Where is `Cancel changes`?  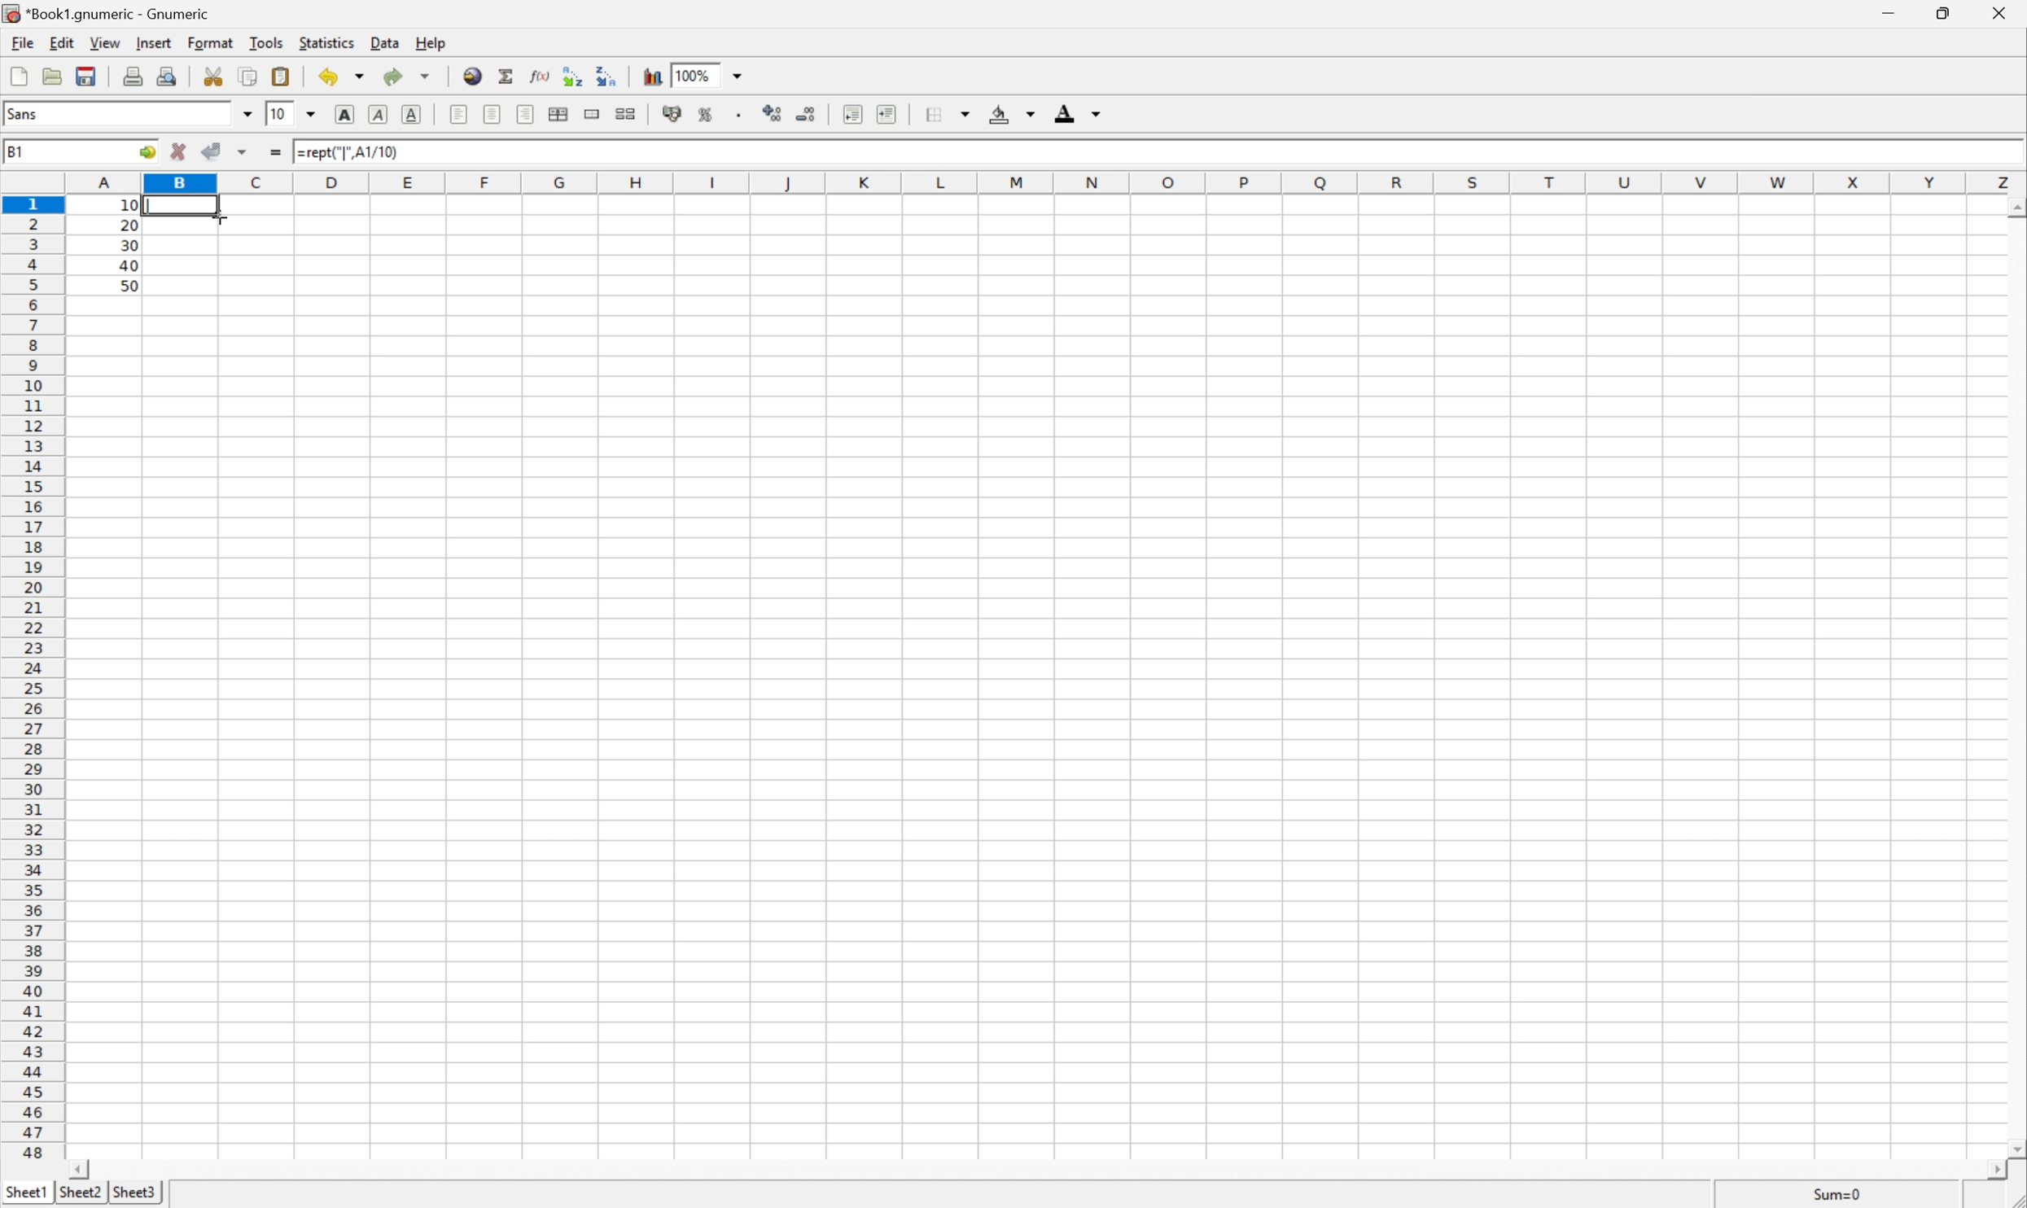 Cancel changes is located at coordinates (182, 153).